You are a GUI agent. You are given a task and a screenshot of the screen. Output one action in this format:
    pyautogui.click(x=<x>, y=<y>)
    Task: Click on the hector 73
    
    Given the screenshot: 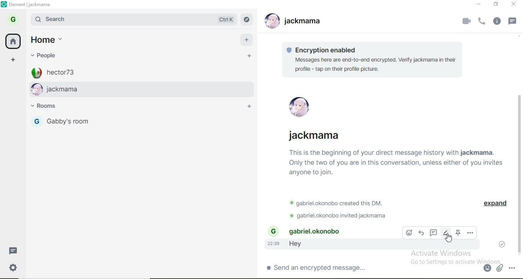 What is the action you would take?
    pyautogui.click(x=152, y=71)
    